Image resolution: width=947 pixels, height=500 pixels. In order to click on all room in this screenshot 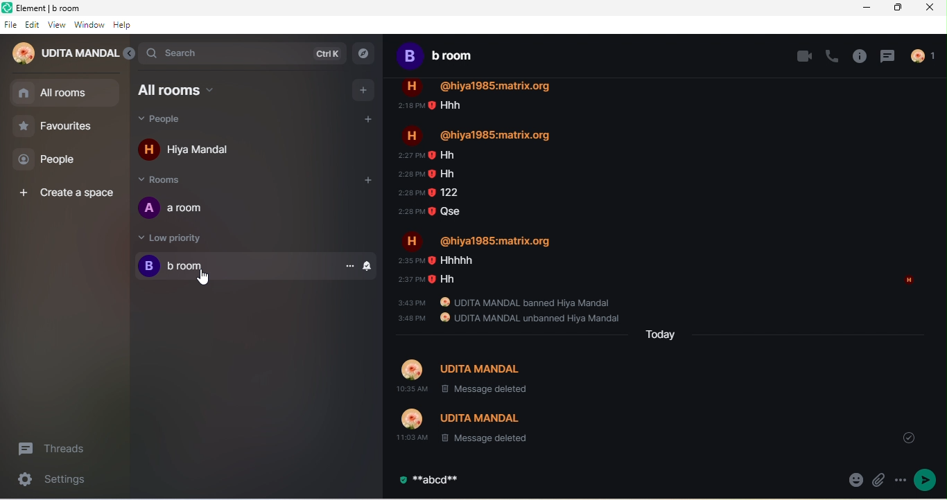, I will do `click(65, 93)`.